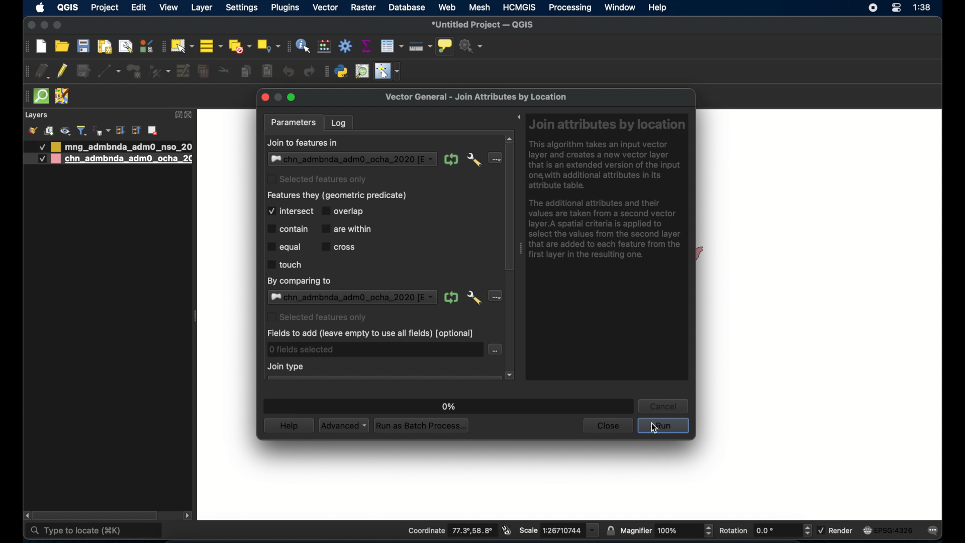 The height and width of the screenshot is (543, 965). What do you see at coordinates (104, 9) in the screenshot?
I see `project` at bounding box center [104, 9].